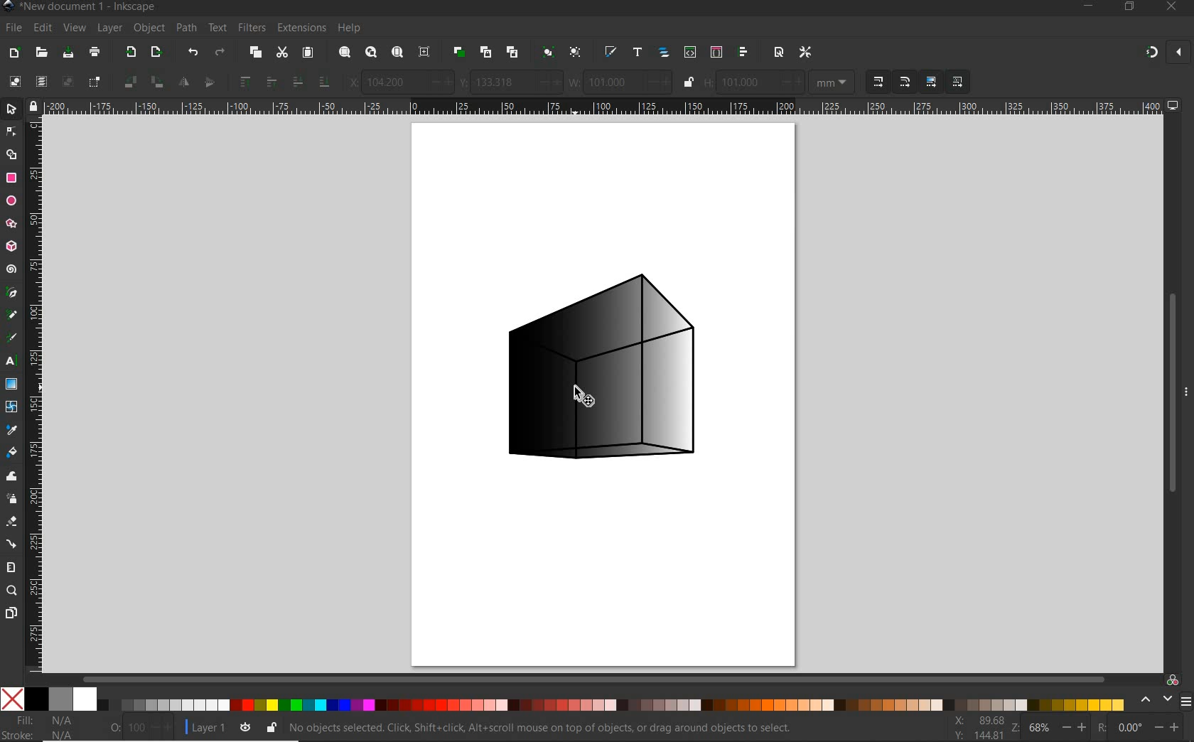 This screenshot has height=742, width=1194. What do you see at coordinates (217, 28) in the screenshot?
I see `TEXT` at bounding box center [217, 28].